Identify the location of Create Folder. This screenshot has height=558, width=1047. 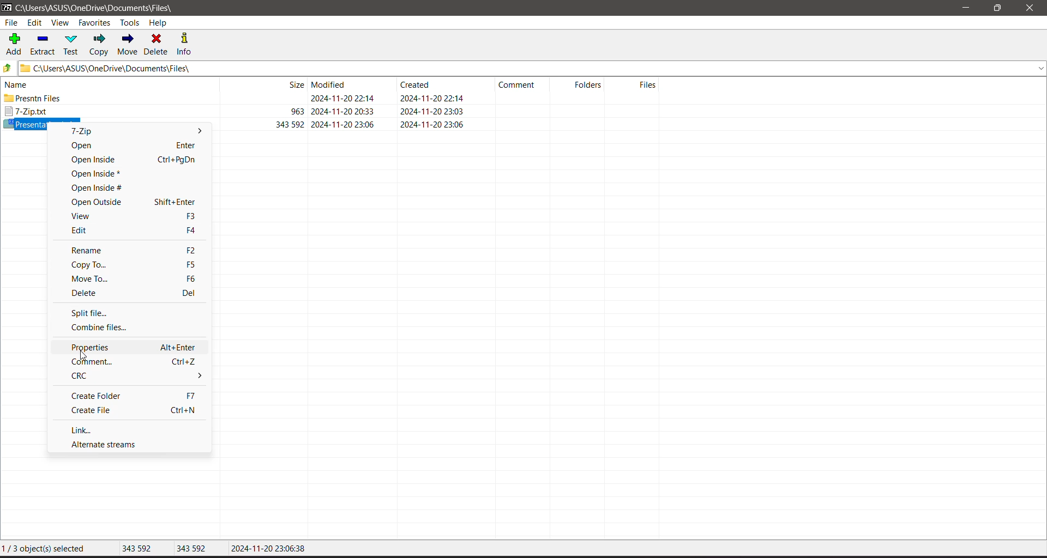
(133, 396).